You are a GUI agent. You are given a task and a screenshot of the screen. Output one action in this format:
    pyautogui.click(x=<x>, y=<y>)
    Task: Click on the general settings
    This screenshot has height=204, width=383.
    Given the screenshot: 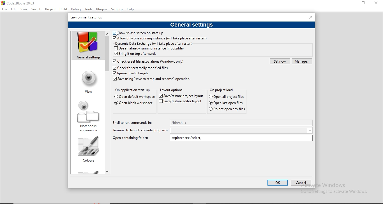 What is the action you would take?
    pyautogui.click(x=87, y=46)
    